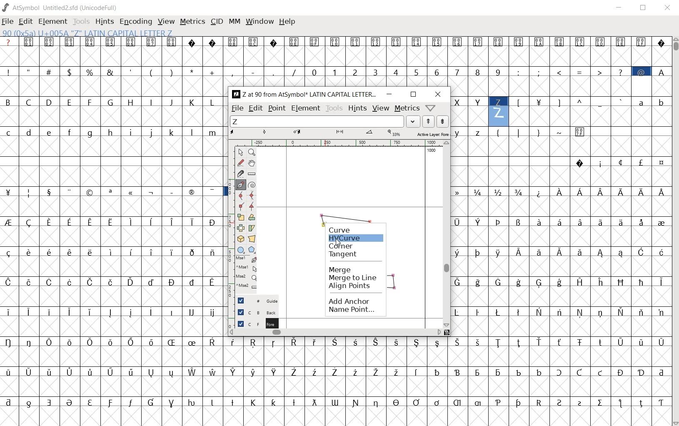 Image resolution: width=679 pixels, height=426 pixels. Describe the element at coordinates (446, 234) in the screenshot. I see `scrollbar` at that location.